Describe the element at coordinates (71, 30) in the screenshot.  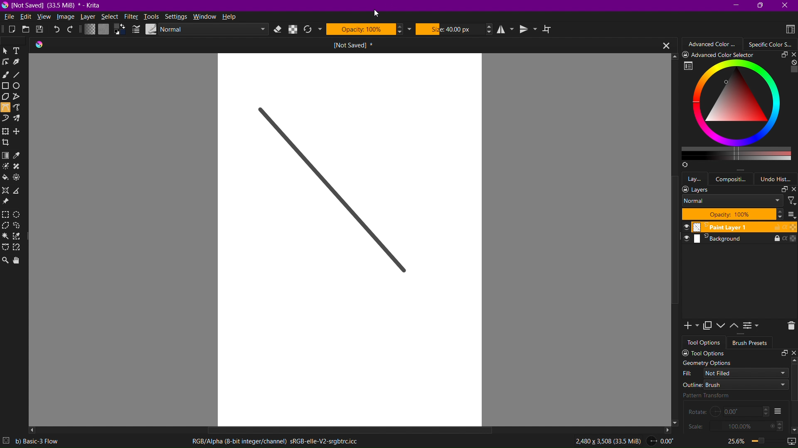
I see `Redo` at that location.